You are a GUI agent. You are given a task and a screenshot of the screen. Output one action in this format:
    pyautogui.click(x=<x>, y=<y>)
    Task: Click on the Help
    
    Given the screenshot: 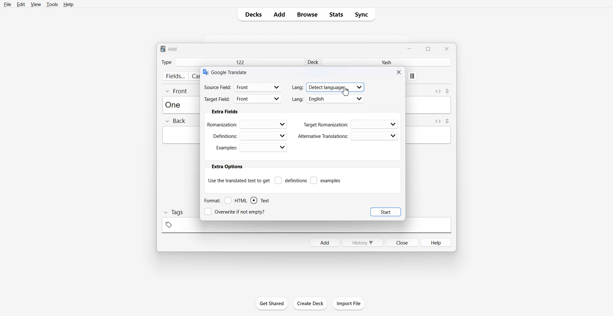 What is the action you would take?
    pyautogui.click(x=436, y=242)
    